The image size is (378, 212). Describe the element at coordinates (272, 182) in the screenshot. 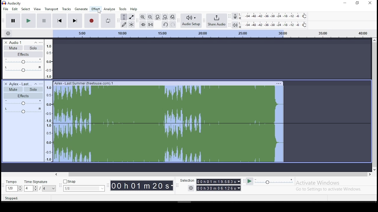

I see `playback speed` at that location.